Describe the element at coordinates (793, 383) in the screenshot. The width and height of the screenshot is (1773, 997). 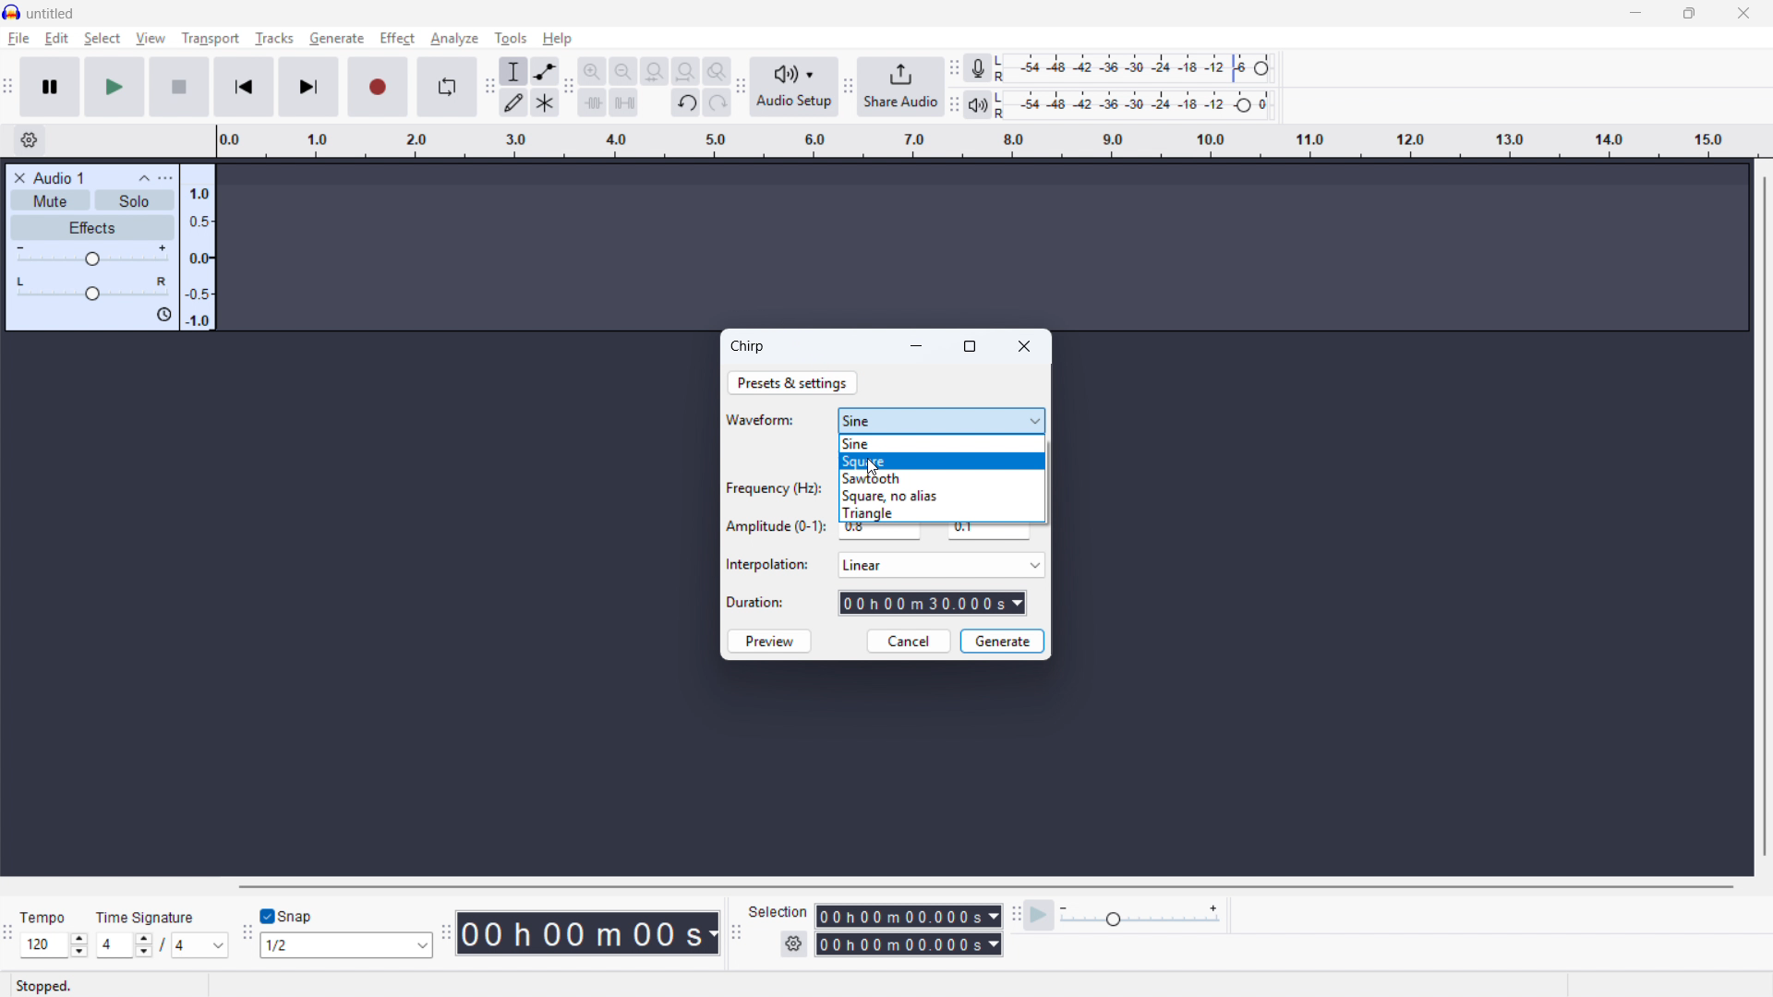
I see `Presets and settings ` at that location.